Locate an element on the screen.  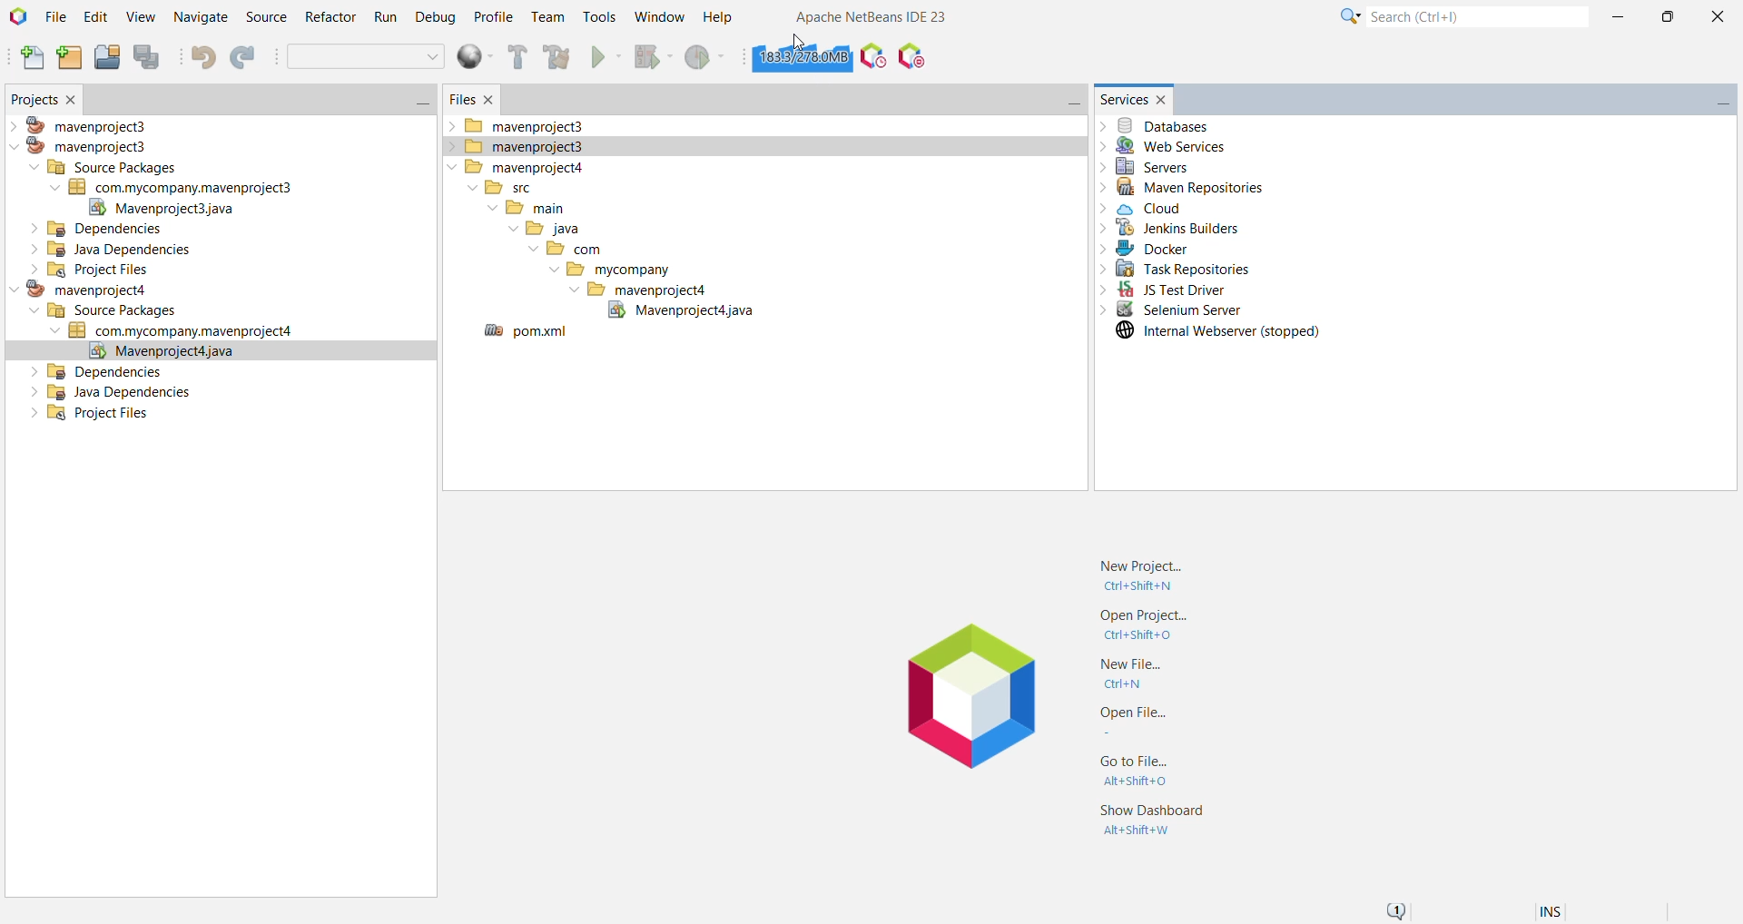
mavenproject4 is located at coordinates (643, 292).